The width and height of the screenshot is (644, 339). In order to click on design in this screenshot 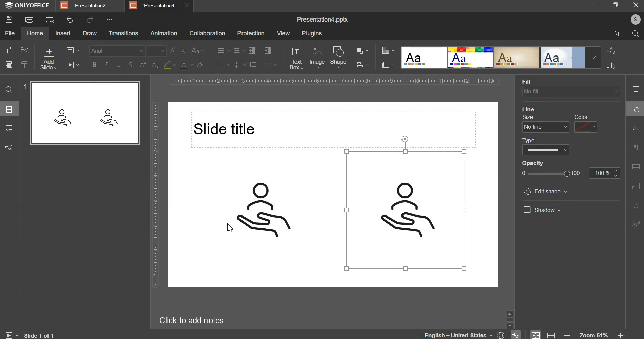, I will do `click(563, 58)`.